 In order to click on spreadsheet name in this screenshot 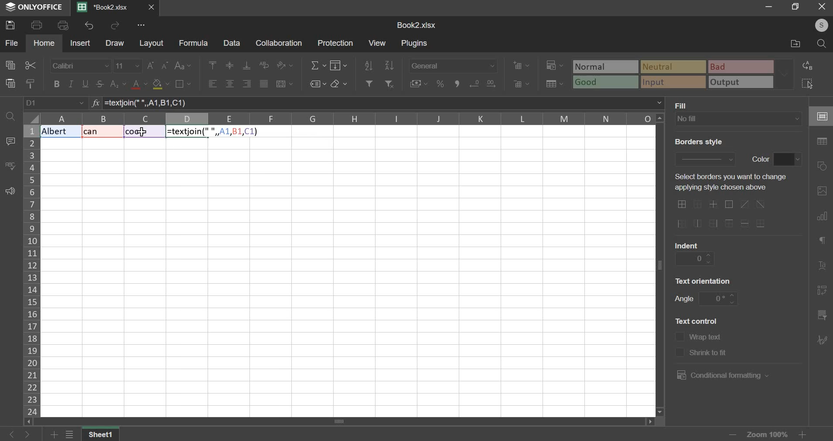, I will do `click(416, 25)`.